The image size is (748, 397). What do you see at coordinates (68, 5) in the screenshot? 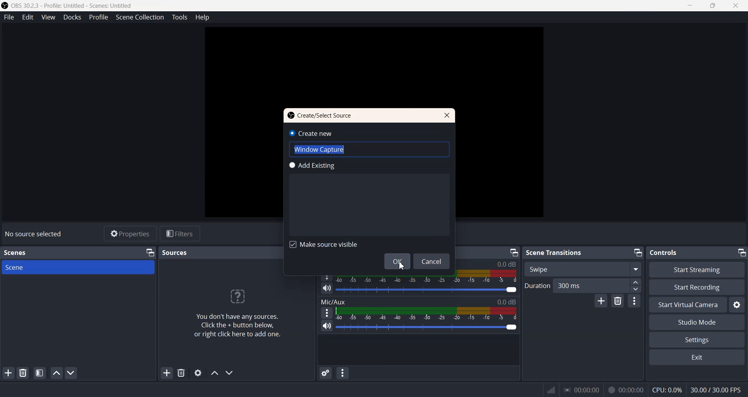
I see `‘OBS 30.2.3 - Profile: Untitled - Scenes: Untitled` at bounding box center [68, 5].